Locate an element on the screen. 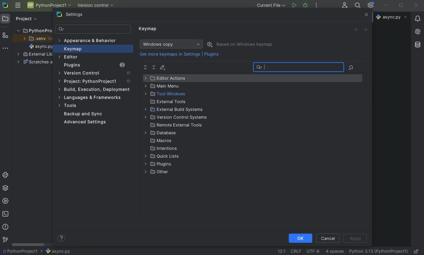  more actions is located at coordinates (316, 6).